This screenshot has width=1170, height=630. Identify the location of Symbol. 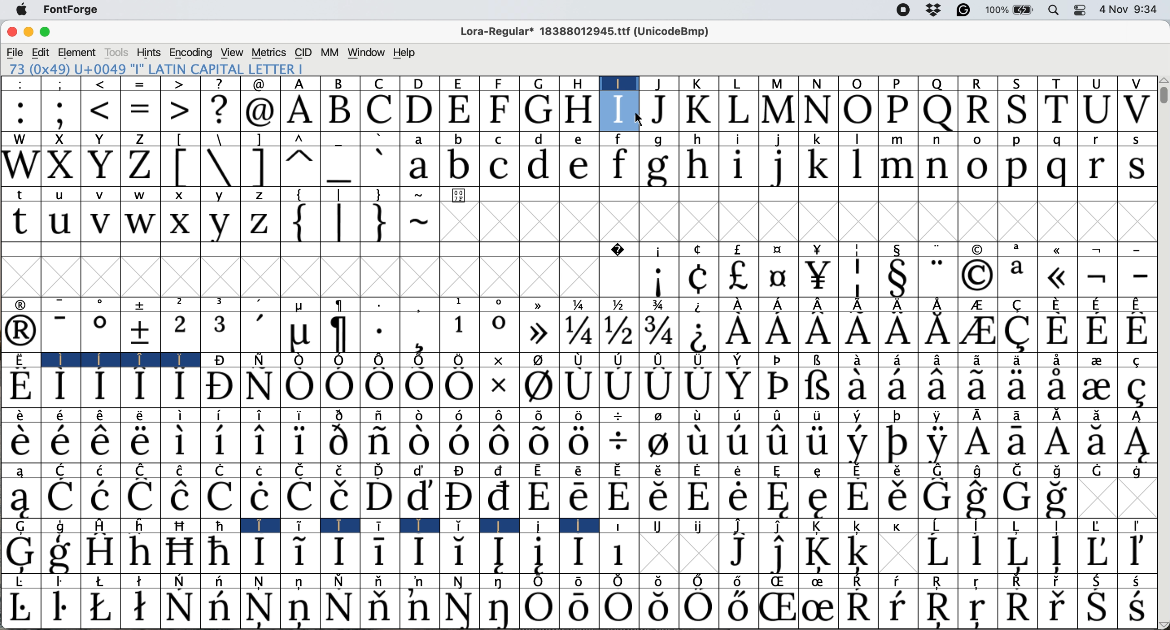
(818, 551).